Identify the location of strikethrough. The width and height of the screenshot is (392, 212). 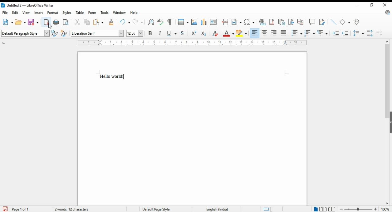
(183, 34).